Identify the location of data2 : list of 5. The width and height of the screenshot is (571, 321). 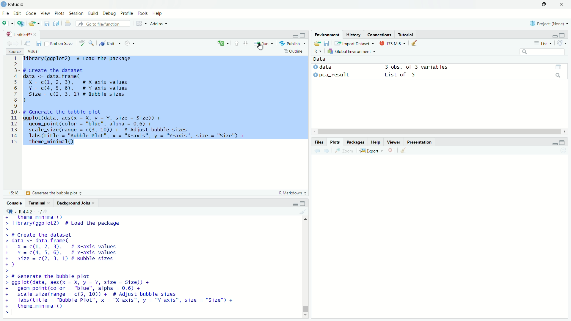
(475, 75).